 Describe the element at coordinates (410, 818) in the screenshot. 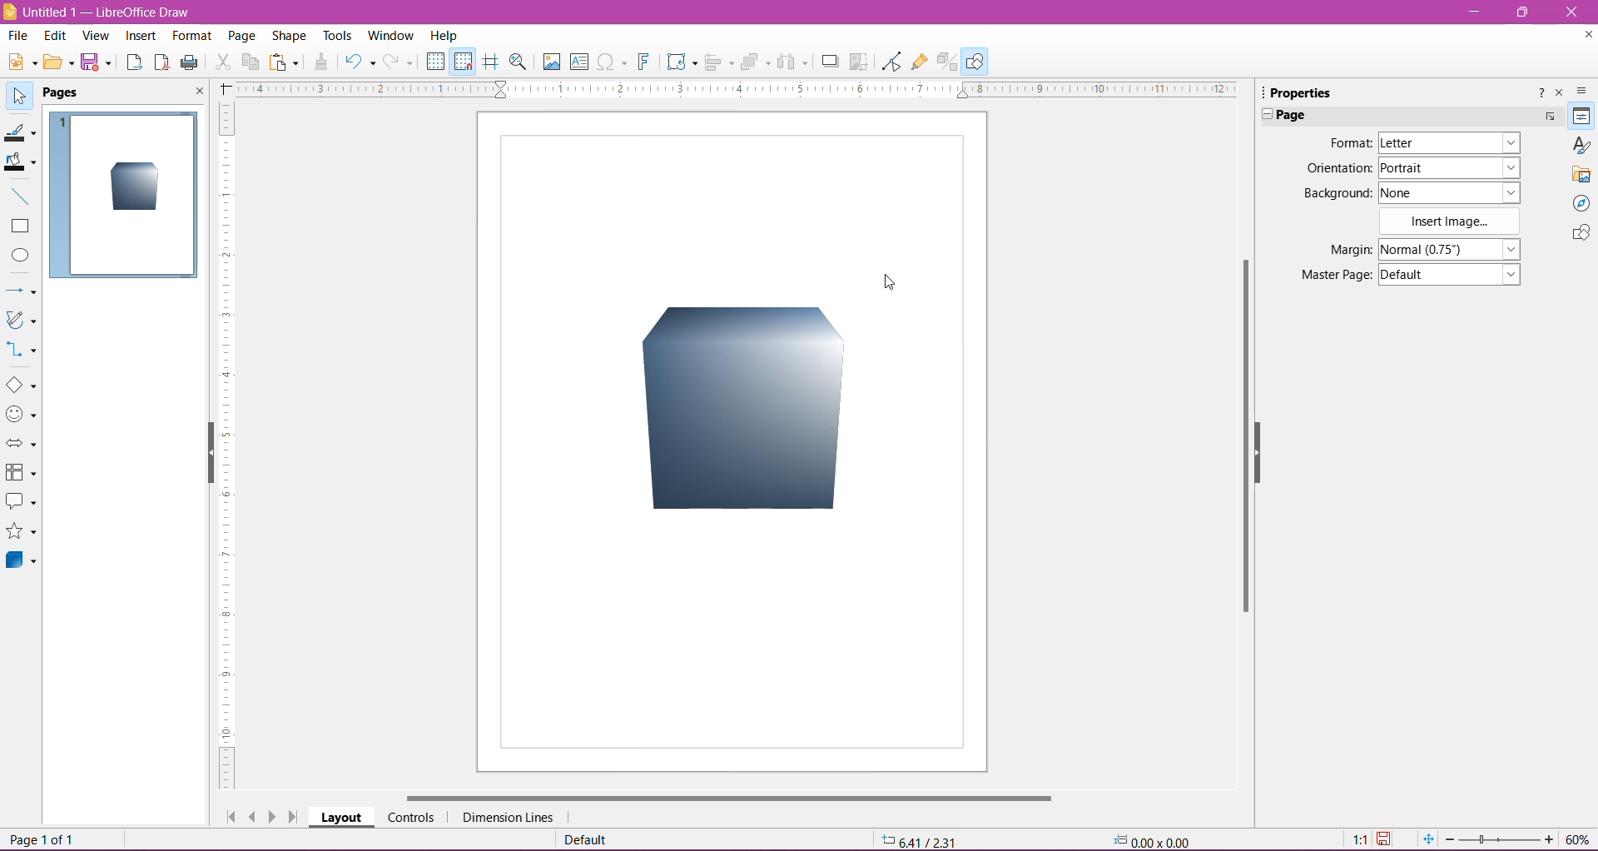

I see `Controls` at that location.